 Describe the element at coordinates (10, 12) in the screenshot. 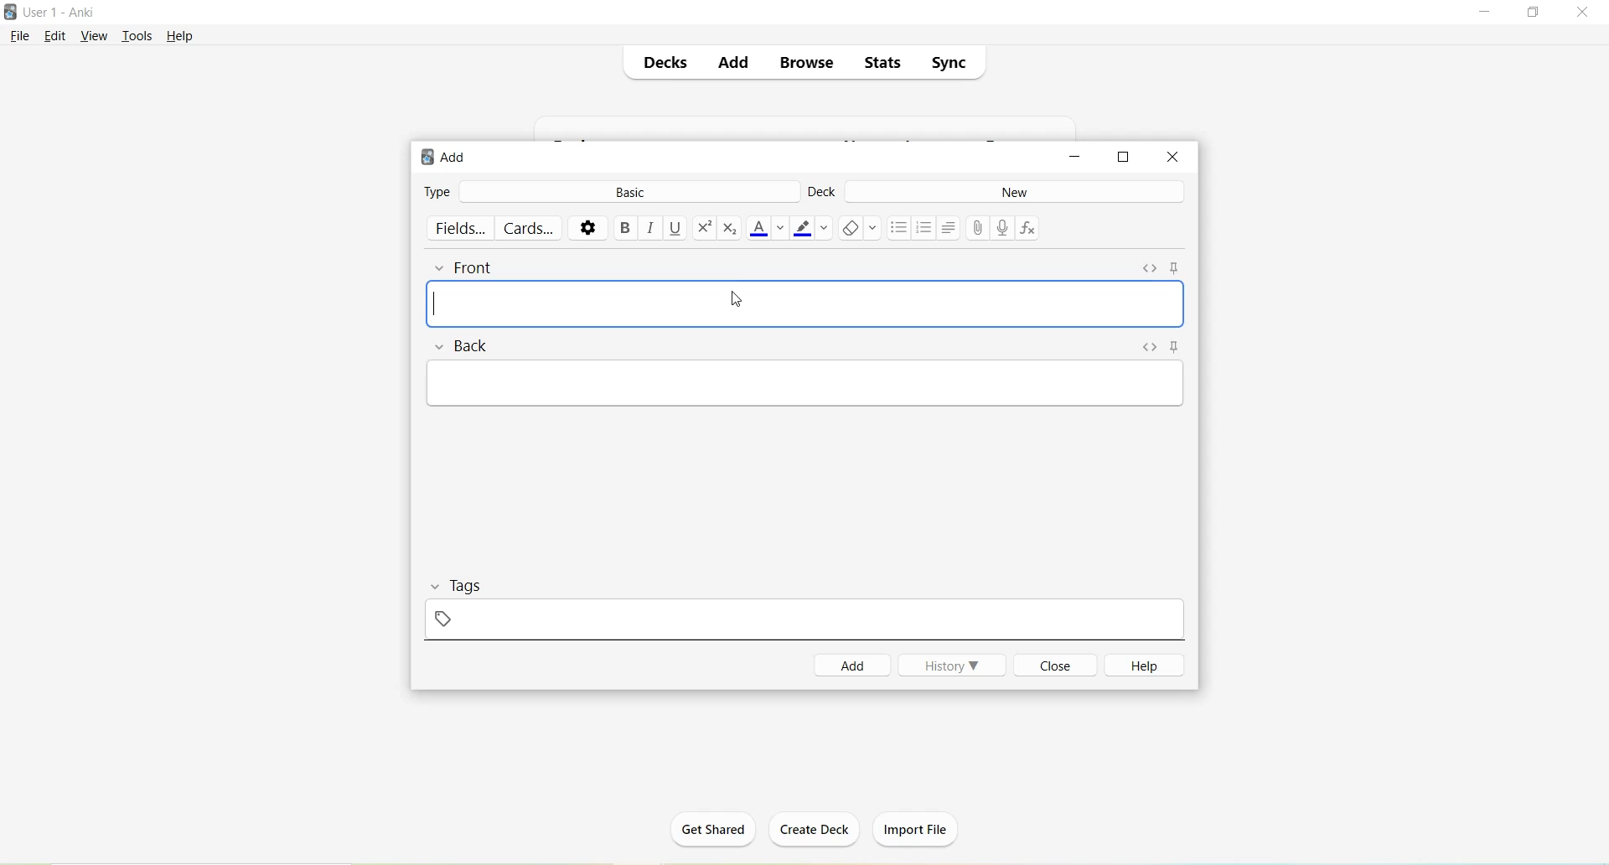

I see `Logo` at that location.